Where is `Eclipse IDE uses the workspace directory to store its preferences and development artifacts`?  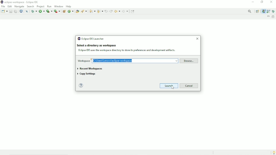
Eclipse IDE uses the workspace directory to store its preferences and development artifacts is located at coordinates (127, 50).